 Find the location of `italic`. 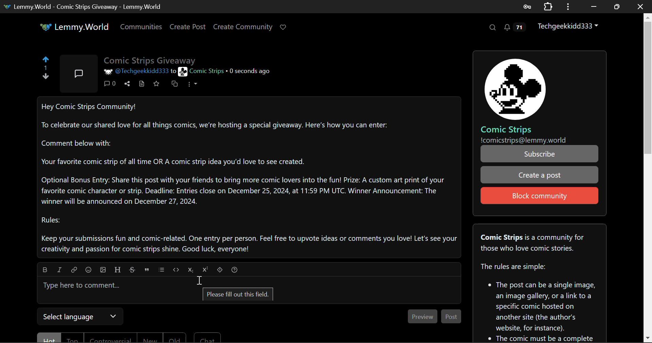

italic is located at coordinates (74, 269).